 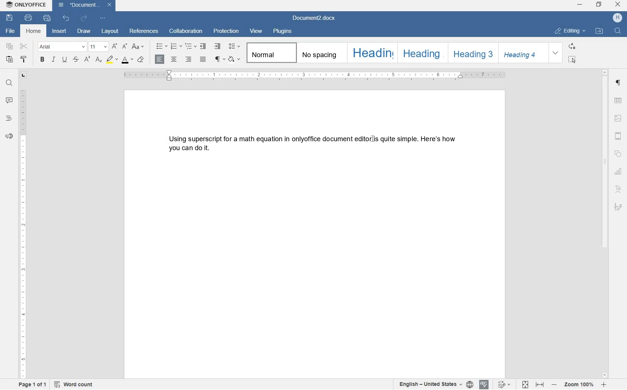 I want to click on HEADING 3, so click(x=472, y=52).